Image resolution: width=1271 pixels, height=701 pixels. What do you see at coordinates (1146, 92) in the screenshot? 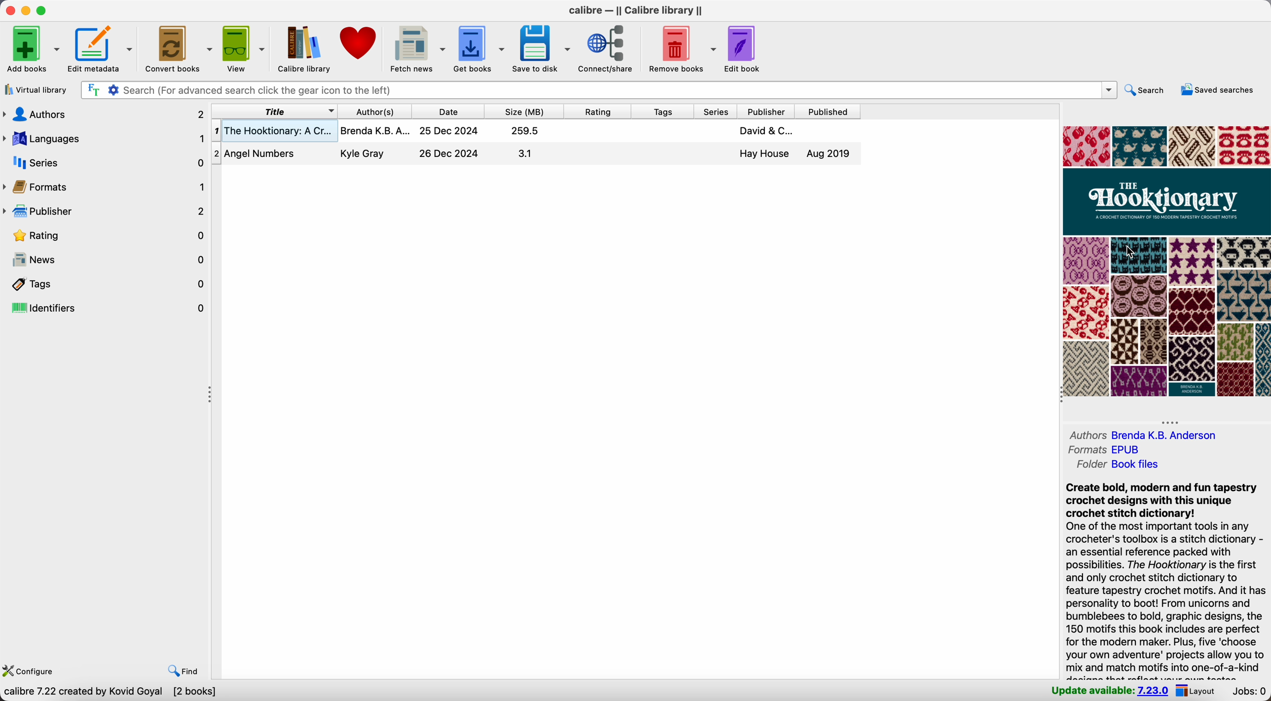
I see `search` at bounding box center [1146, 92].